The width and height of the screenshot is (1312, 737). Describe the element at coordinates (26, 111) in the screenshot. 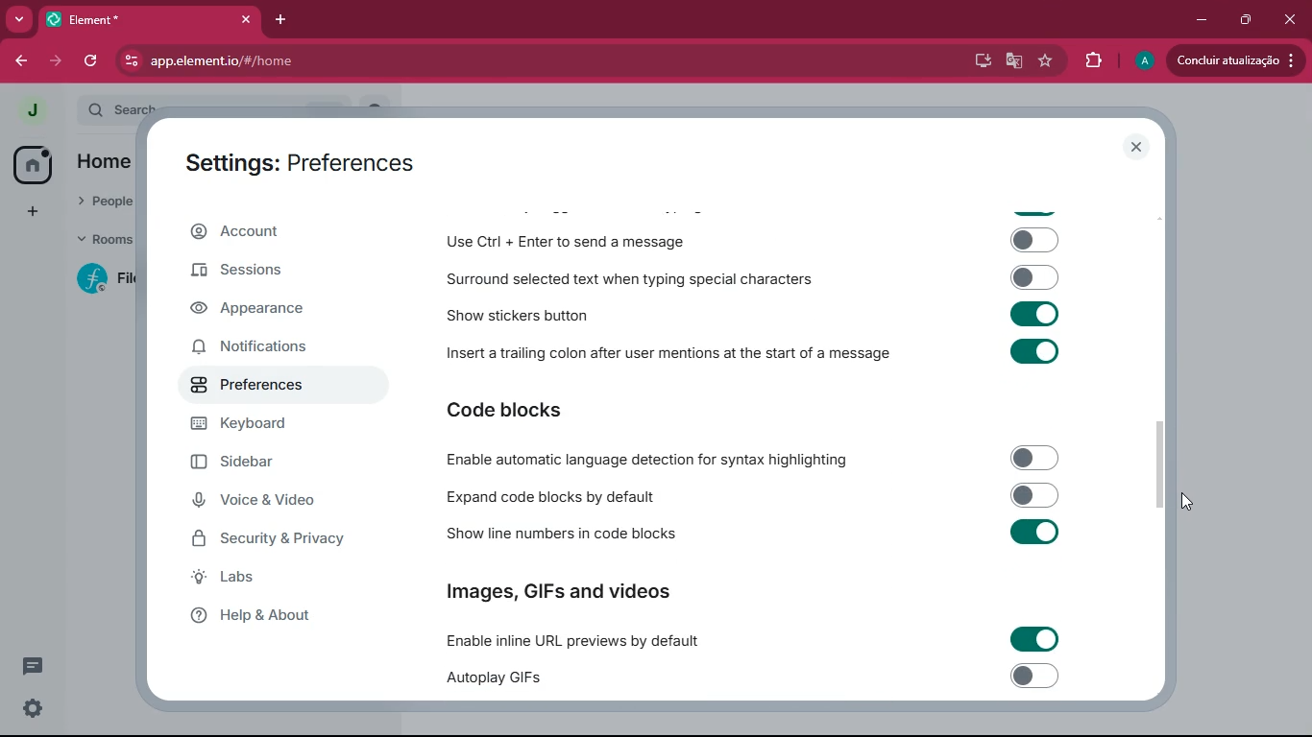

I see `profile picture` at that location.